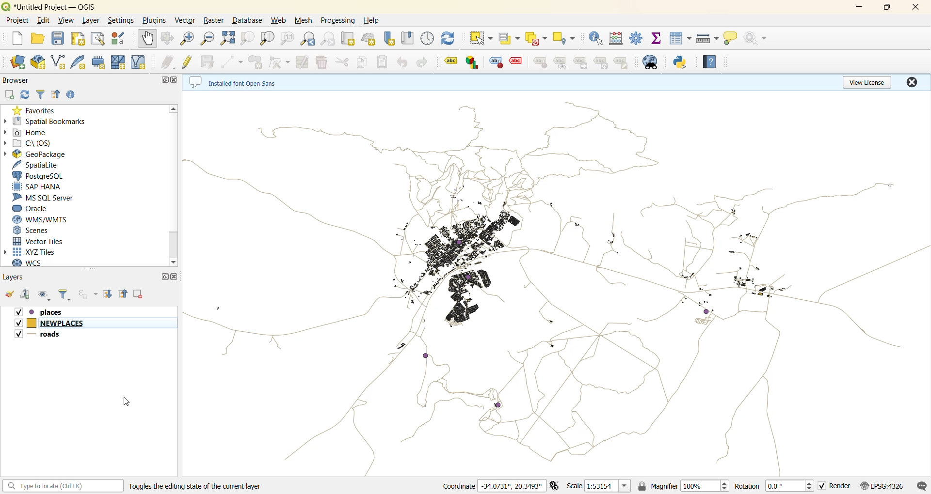 The image size is (931, 494). Describe the element at coordinates (371, 20) in the screenshot. I see `help` at that location.